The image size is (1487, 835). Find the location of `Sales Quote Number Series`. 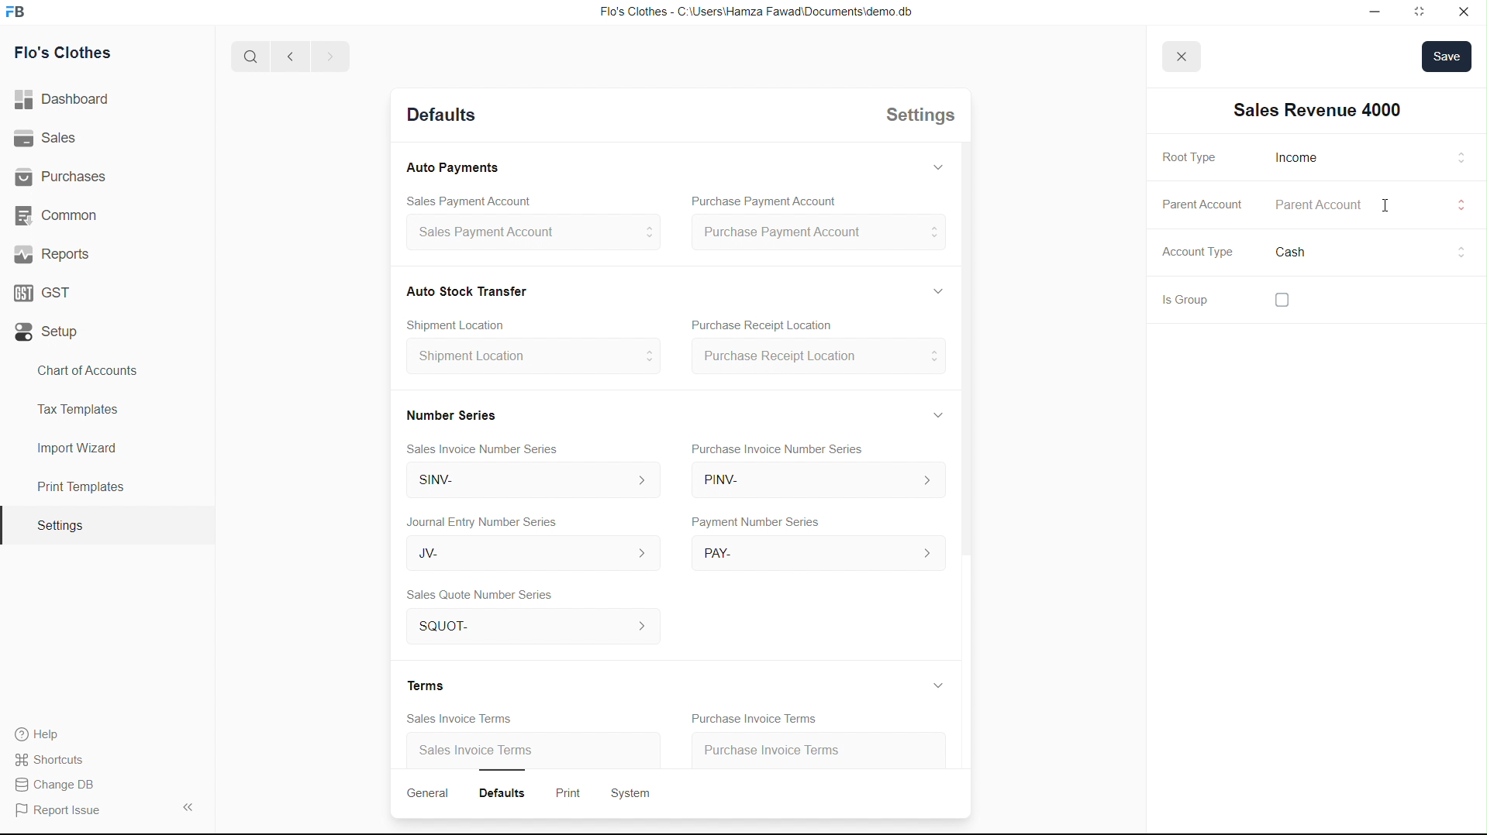

Sales Quote Number Series is located at coordinates (480, 596).